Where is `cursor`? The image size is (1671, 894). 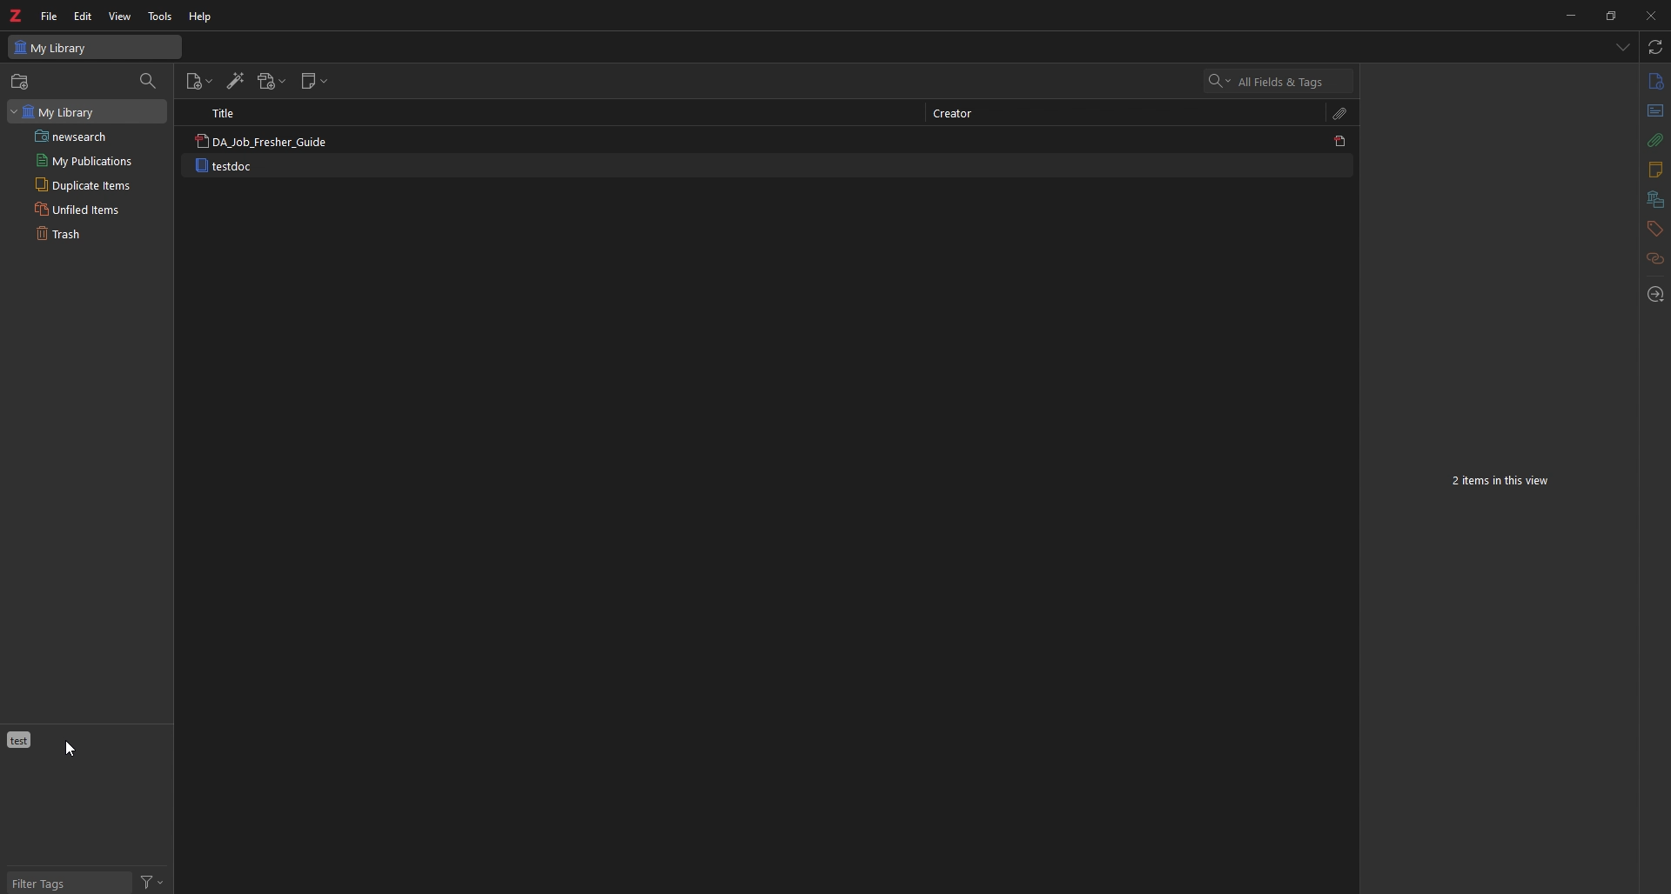
cursor is located at coordinates (70, 750).